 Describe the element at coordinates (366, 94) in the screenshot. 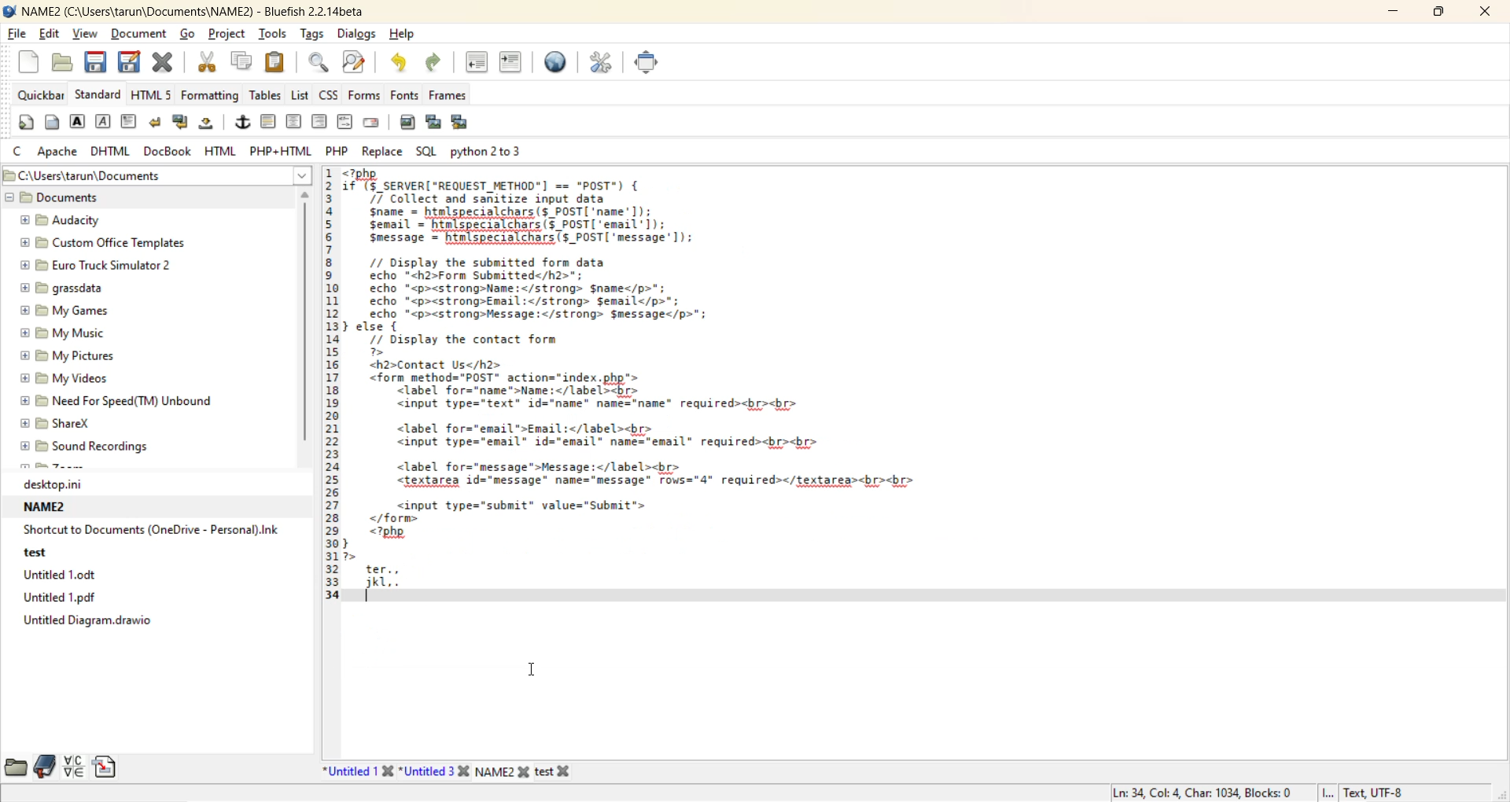

I see `forms` at that location.